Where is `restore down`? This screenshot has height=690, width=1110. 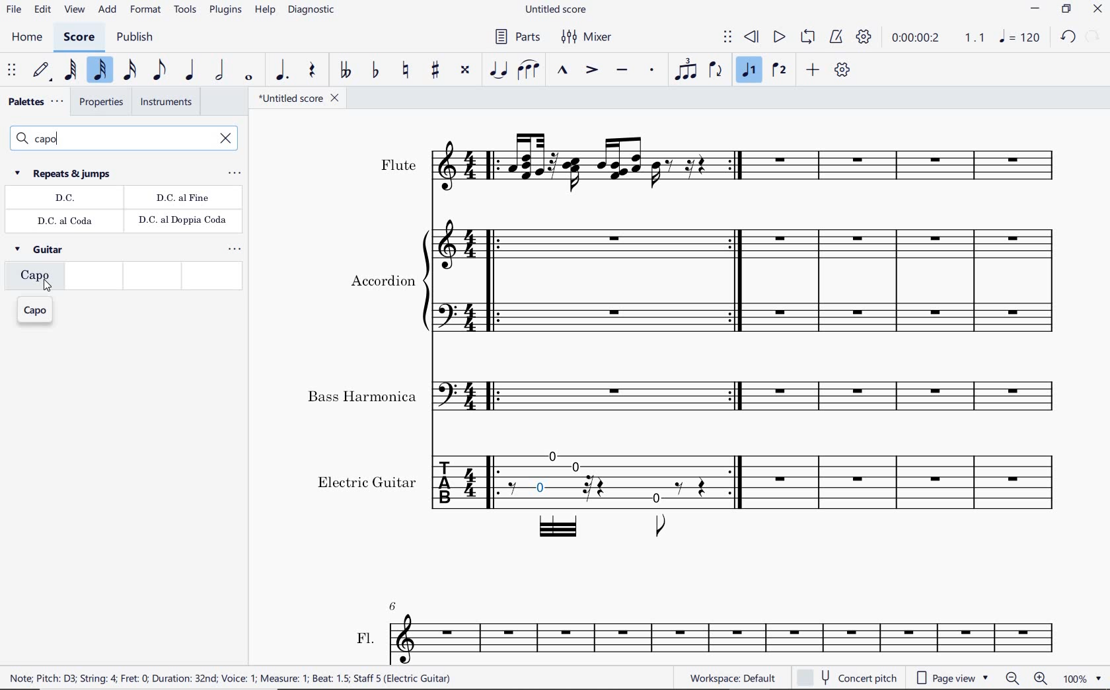 restore down is located at coordinates (1066, 10).